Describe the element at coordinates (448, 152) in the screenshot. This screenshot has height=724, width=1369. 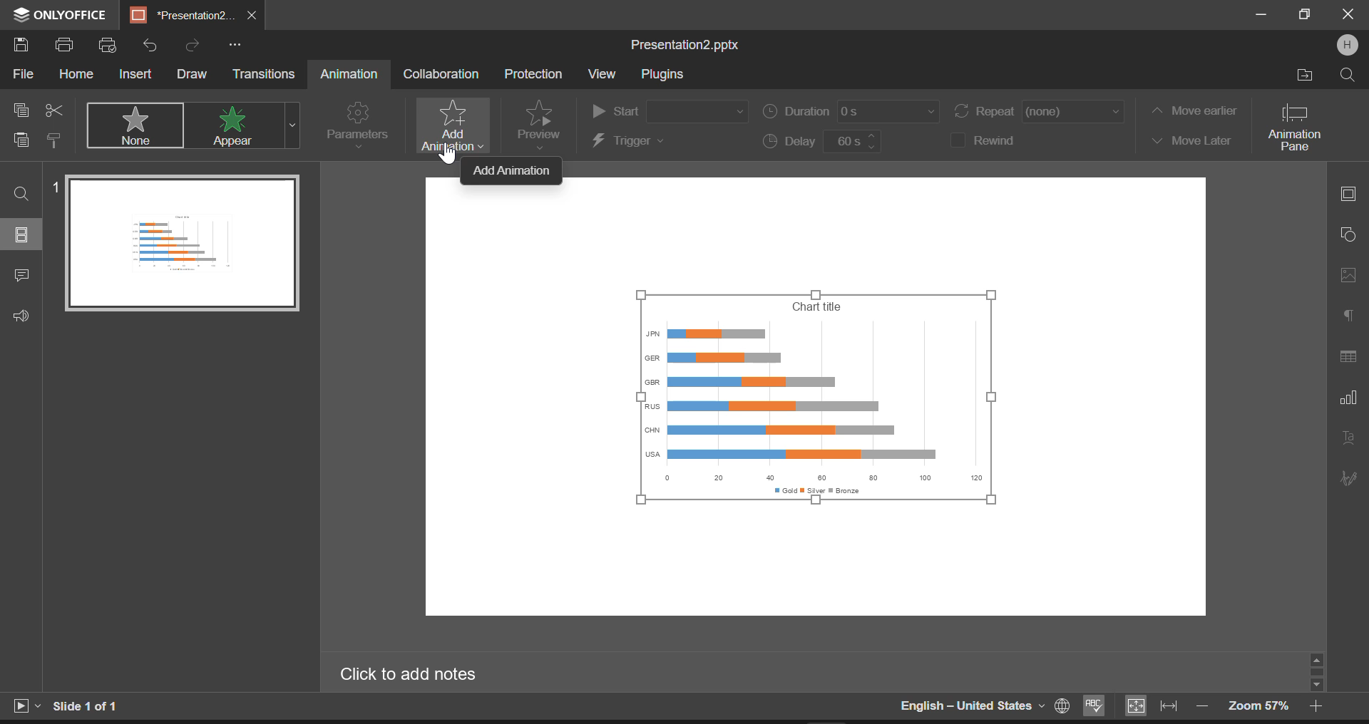
I see `Cursor on Add Animation` at that location.